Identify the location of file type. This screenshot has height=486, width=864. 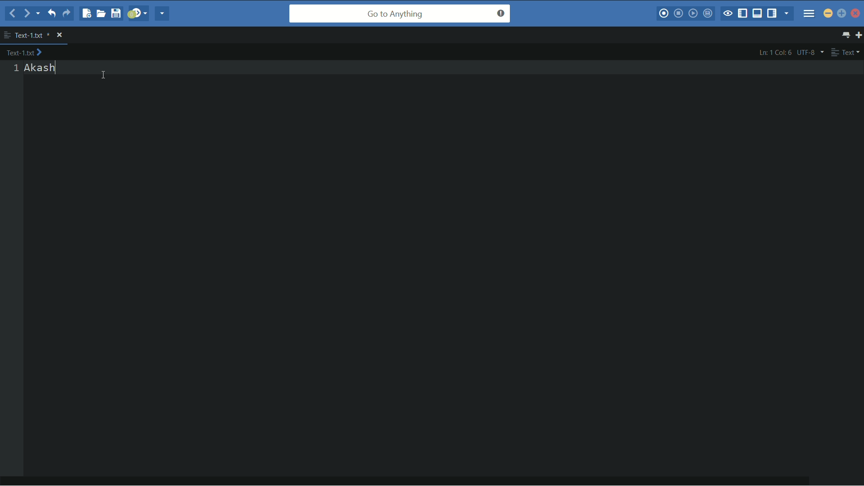
(846, 52).